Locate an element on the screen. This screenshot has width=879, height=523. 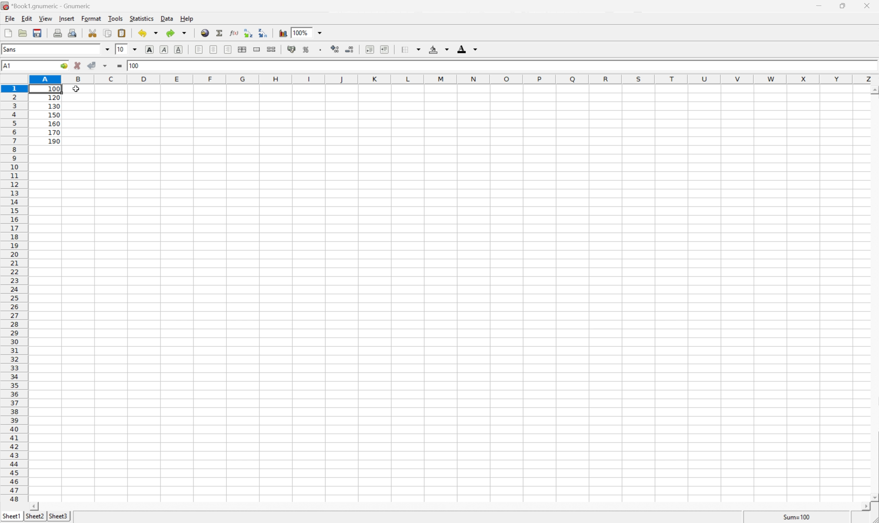
Set the format of the selected cells to include a thousands separator is located at coordinates (322, 49).